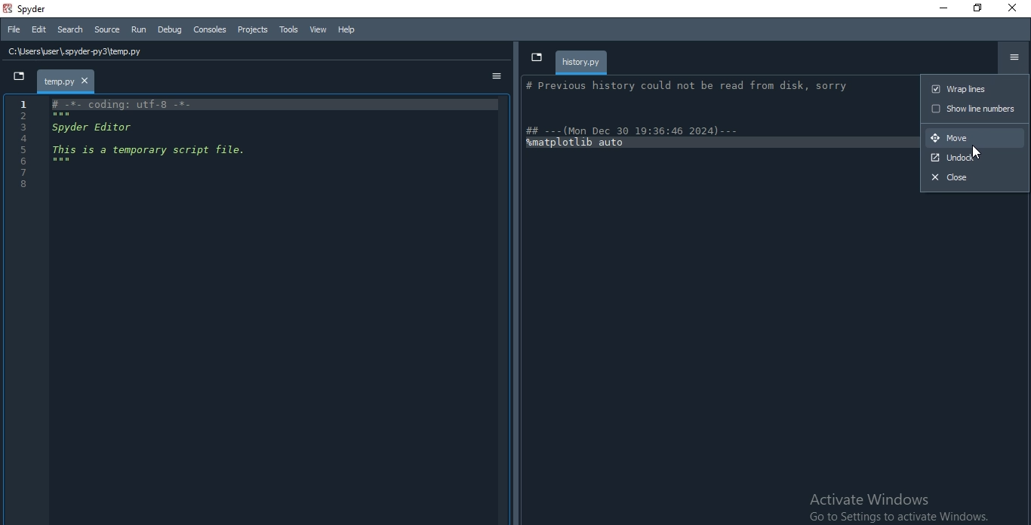  Describe the element at coordinates (17, 76) in the screenshot. I see `dropdown` at that location.